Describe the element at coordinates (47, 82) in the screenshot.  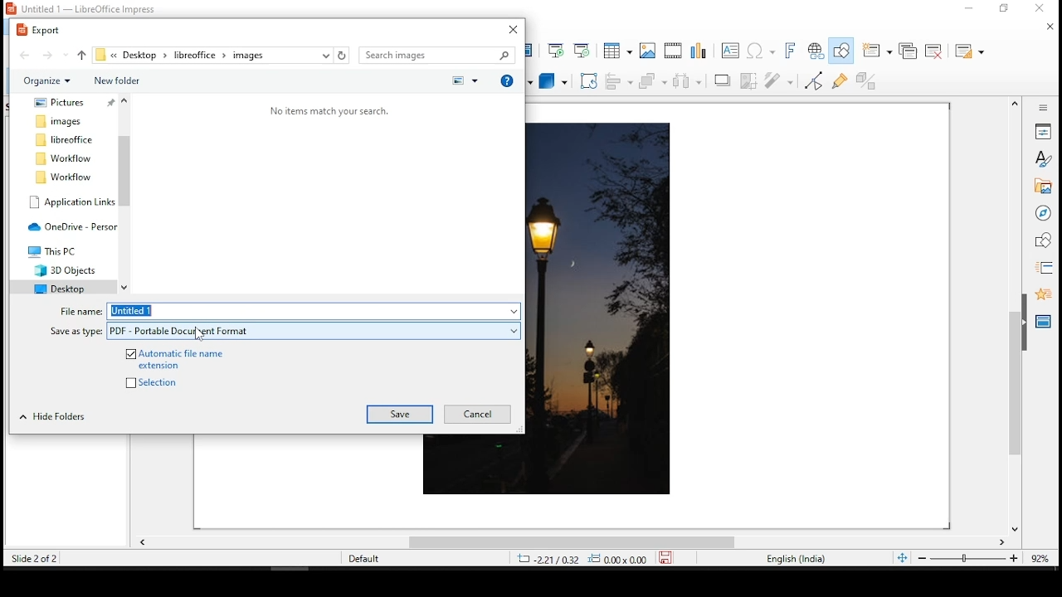
I see `organize` at that location.